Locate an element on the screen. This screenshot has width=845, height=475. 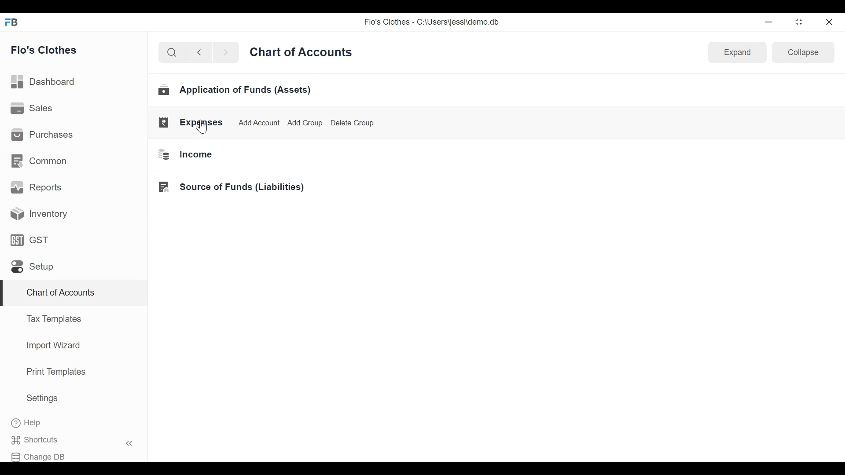
Chart of Accounts is located at coordinates (59, 294).